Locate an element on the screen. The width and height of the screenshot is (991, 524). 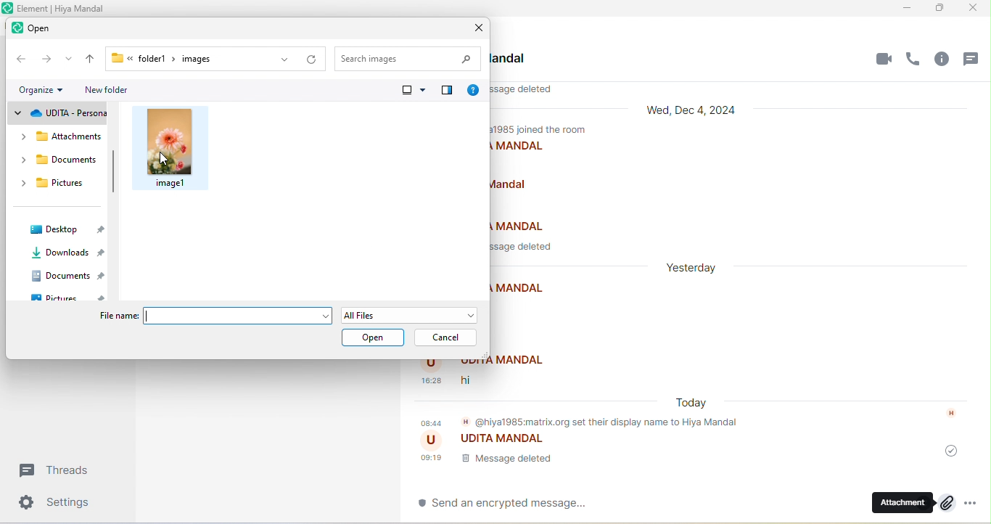
forward is located at coordinates (48, 59).